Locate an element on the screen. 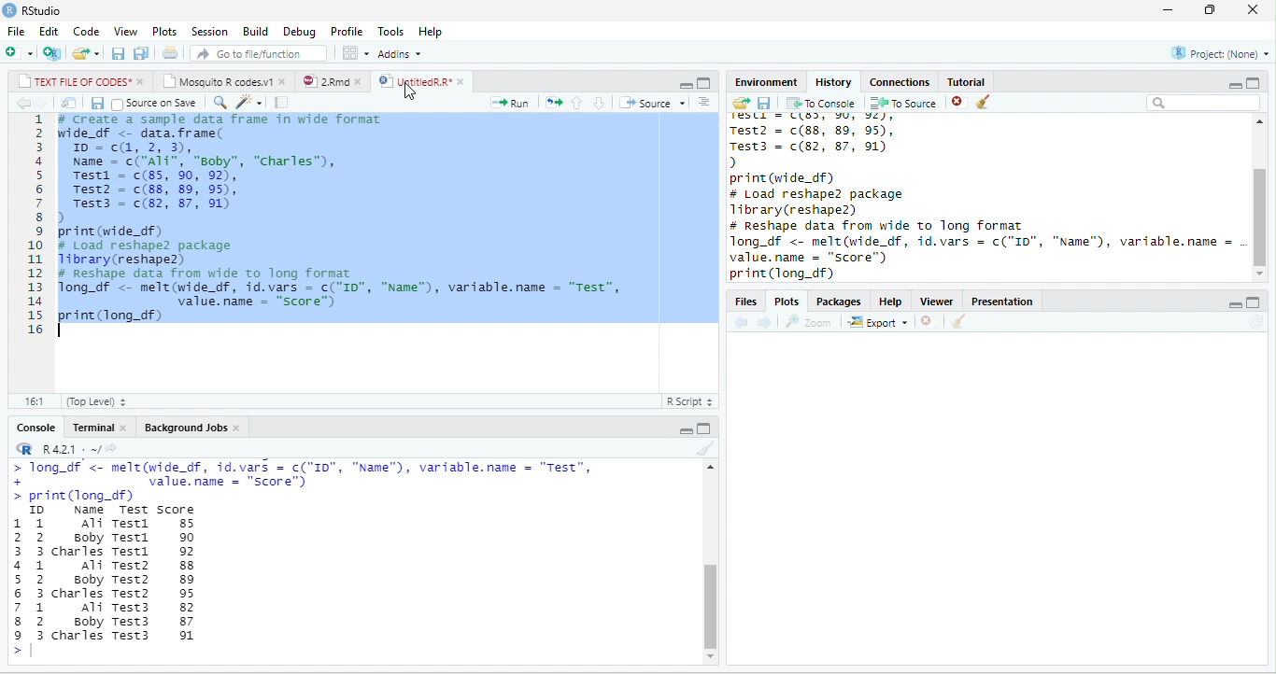 The image size is (1276, 674). resize is located at coordinates (1210, 10).